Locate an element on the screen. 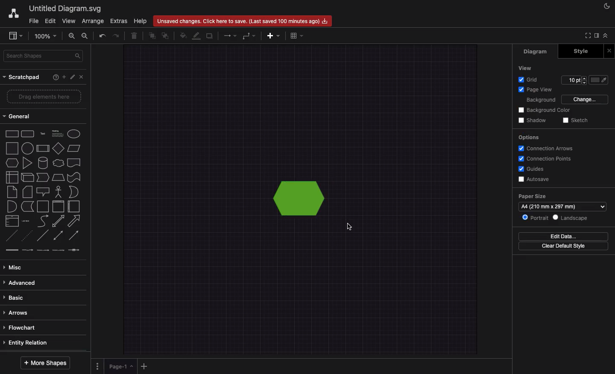 The image size is (615, 374). Misc is located at coordinates (16, 268).